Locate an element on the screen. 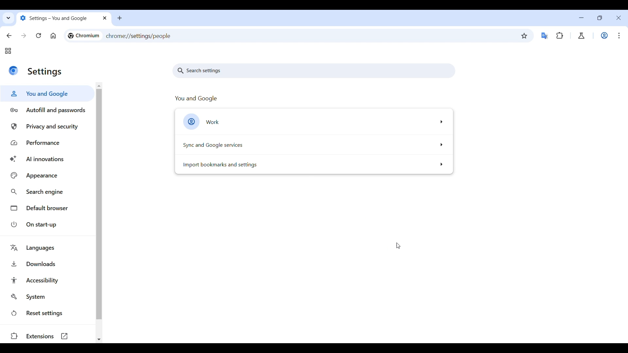 Image resolution: width=628 pixels, height=353 pixels. Google translator extension is located at coordinates (545, 36).